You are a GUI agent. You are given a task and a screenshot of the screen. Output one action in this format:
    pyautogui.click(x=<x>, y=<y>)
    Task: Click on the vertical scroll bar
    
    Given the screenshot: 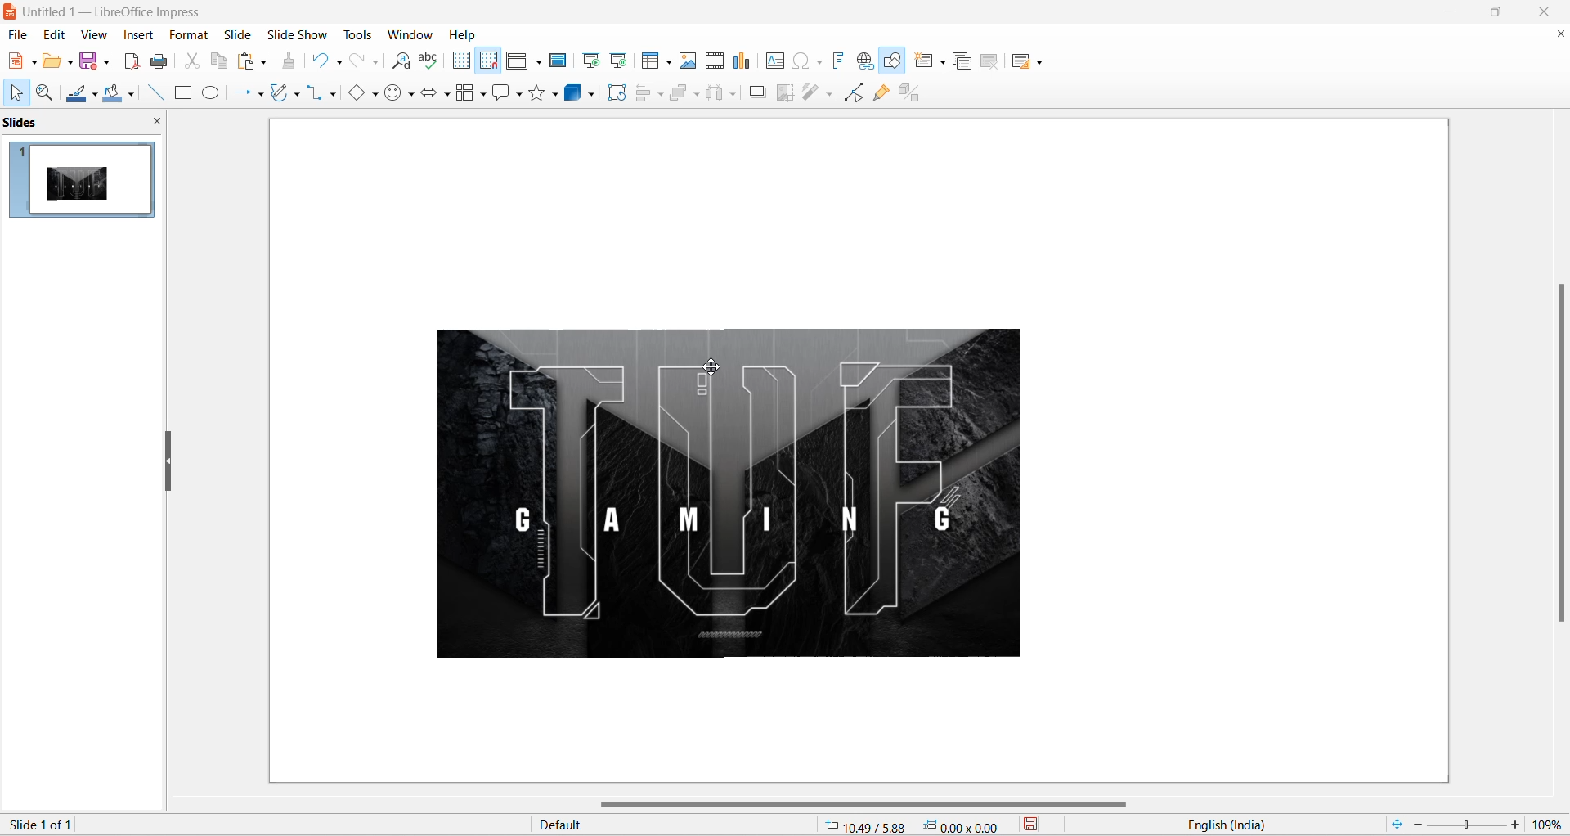 What is the action you would take?
    pyautogui.click(x=1560, y=451)
    